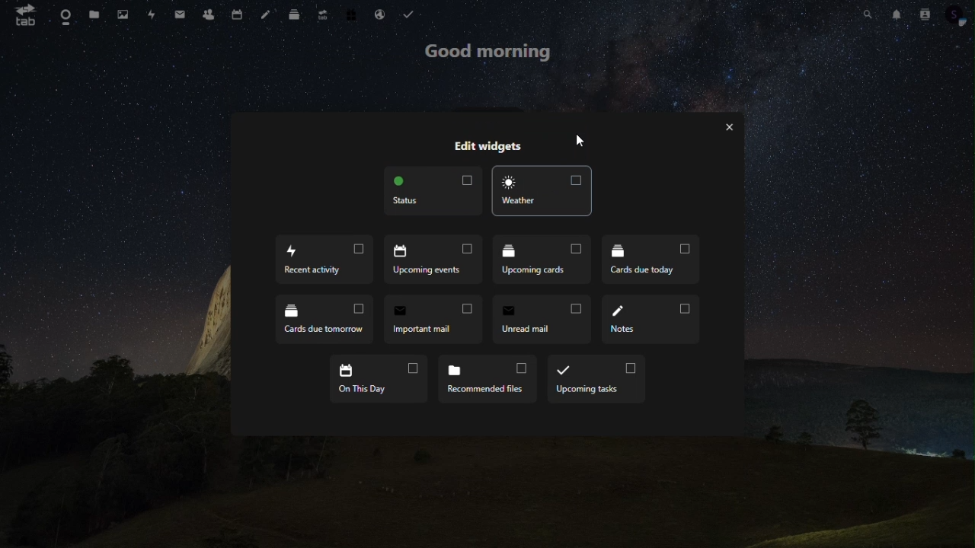 The image size is (975, 548). I want to click on unread  mail, so click(543, 318).